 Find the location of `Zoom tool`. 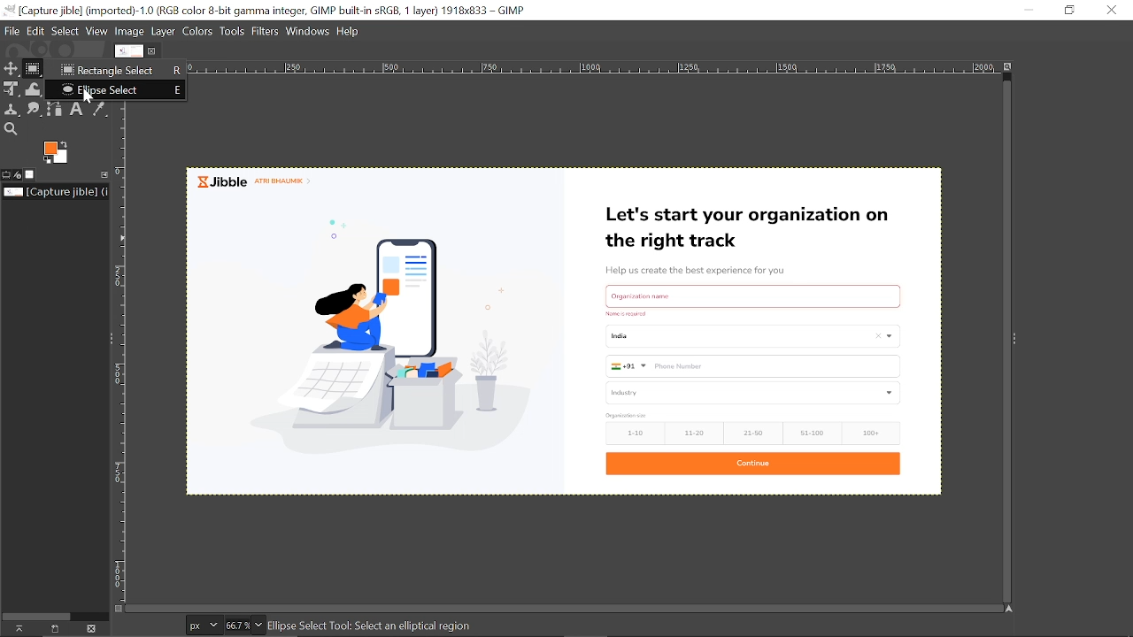

Zoom tool is located at coordinates (10, 128).